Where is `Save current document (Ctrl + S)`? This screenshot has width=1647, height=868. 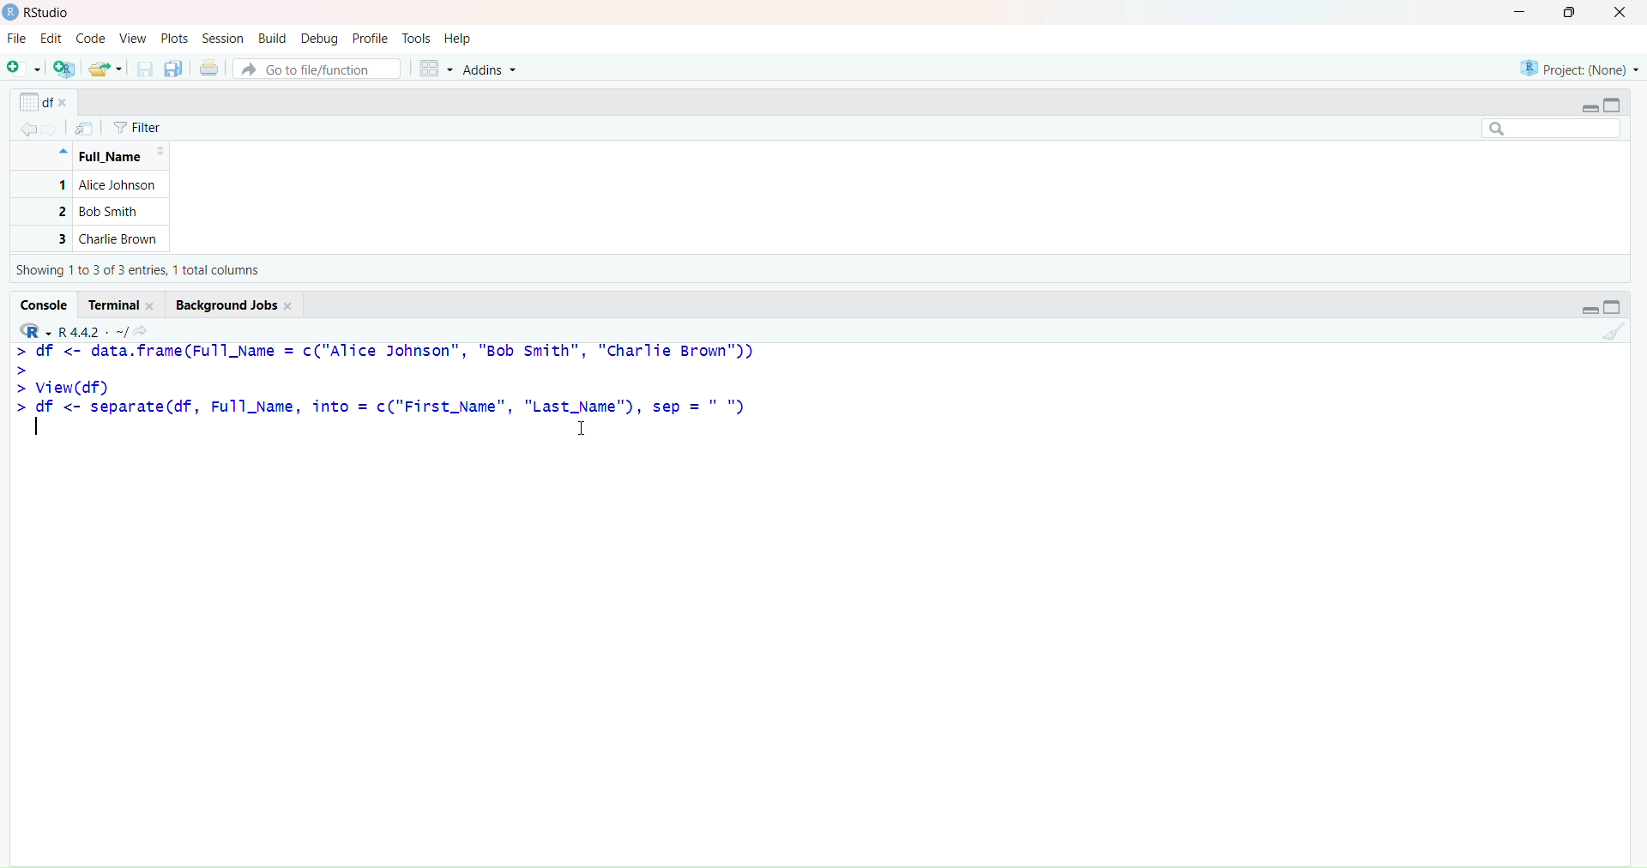
Save current document (Ctrl + S) is located at coordinates (144, 69).